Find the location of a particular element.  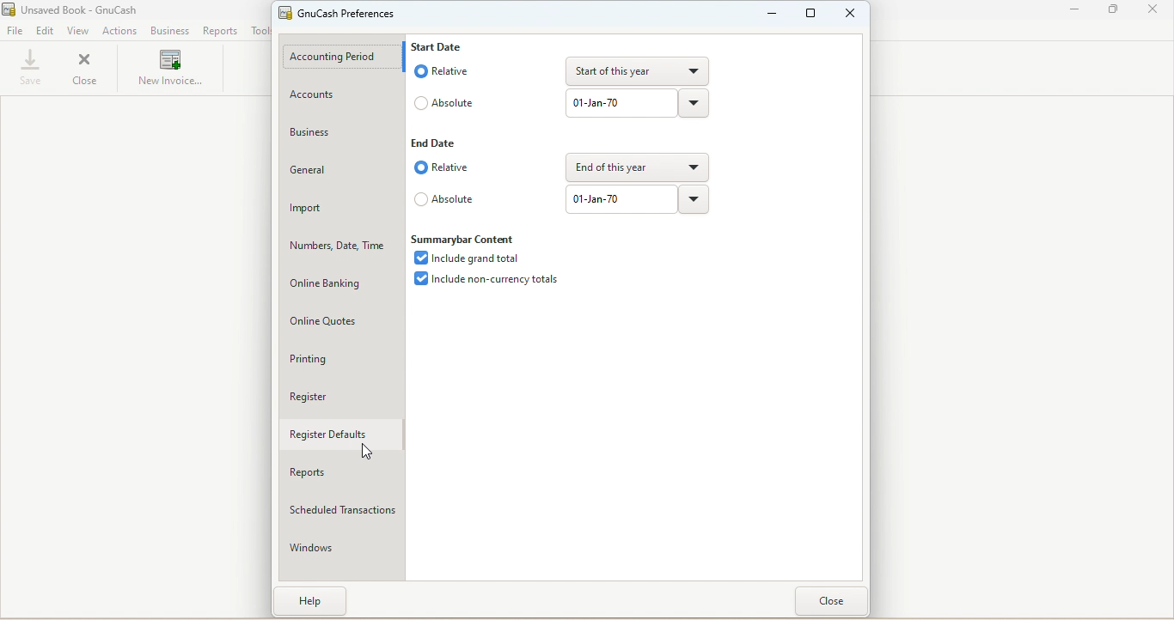

Windows is located at coordinates (341, 550).